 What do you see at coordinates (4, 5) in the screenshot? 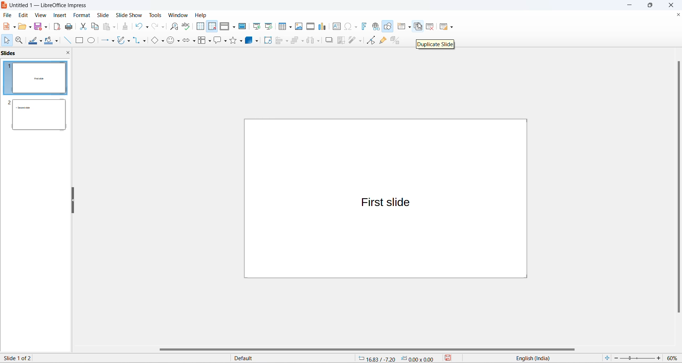
I see `logo` at bounding box center [4, 5].